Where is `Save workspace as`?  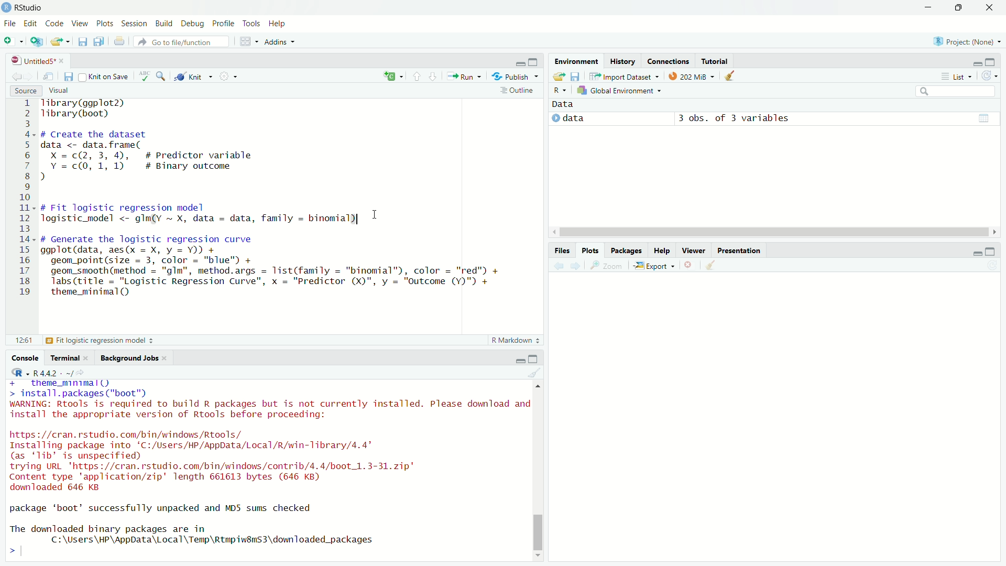
Save workspace as is located at coordinates (576, 77).